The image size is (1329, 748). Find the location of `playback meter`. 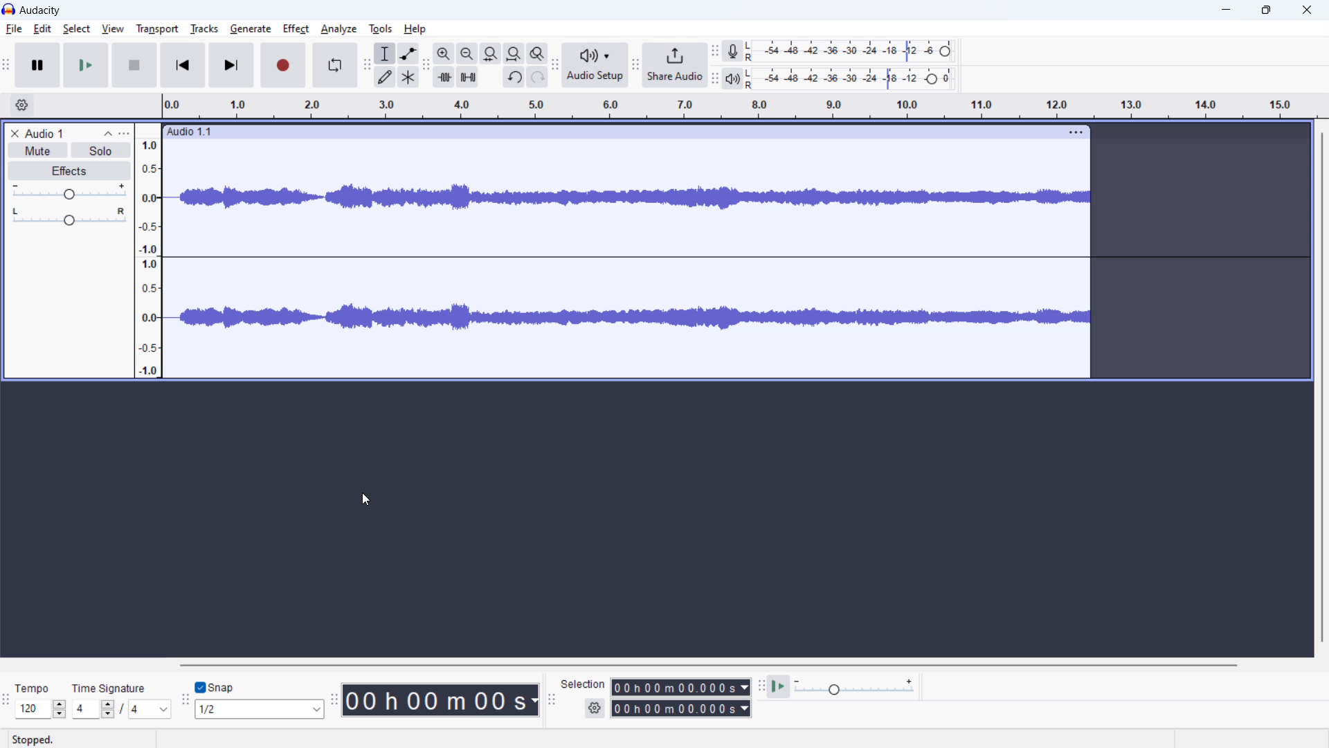

playback meter is located at coordinates (733, 78).